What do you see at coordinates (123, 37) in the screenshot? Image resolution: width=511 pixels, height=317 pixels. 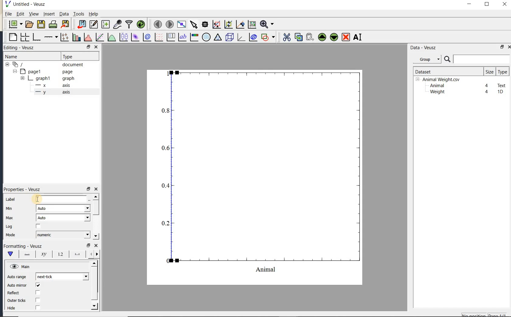 I see `plot box plots` at bounding box center [123, 37].